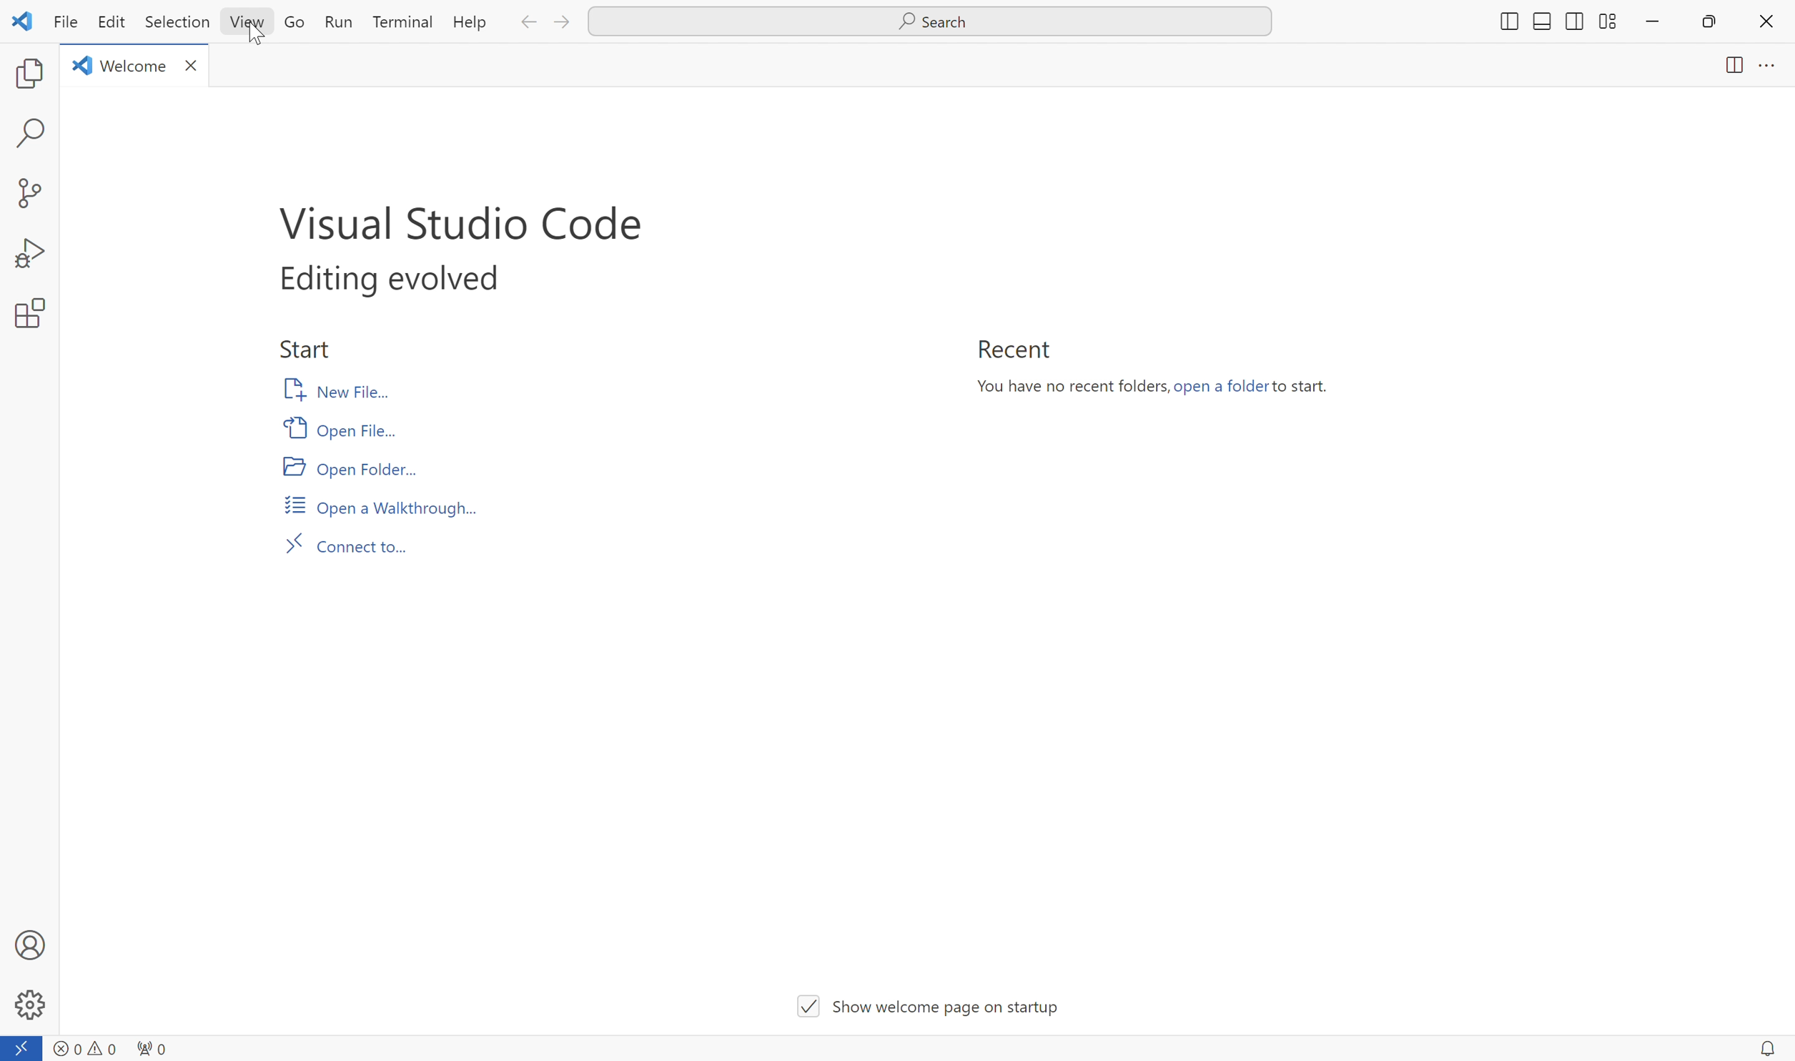  I want to click on Go, so click(296, 25).